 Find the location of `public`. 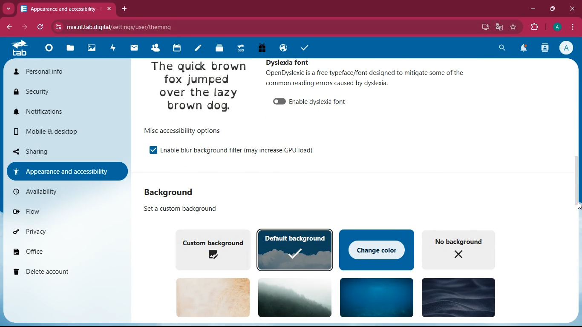

public is located at coordinates (282, 48).